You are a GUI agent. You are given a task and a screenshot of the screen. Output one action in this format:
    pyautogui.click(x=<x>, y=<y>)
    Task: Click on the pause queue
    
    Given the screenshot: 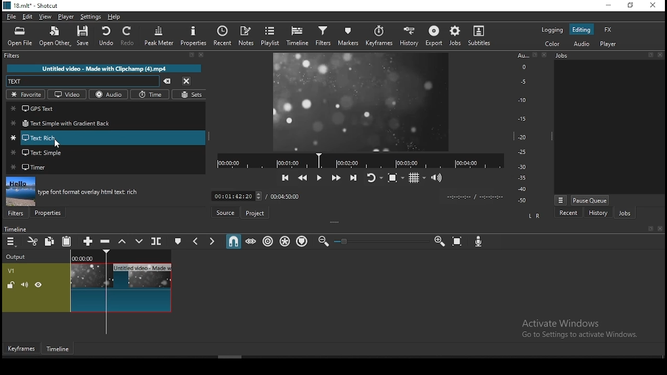 What is the action you would take?
    pyautogui.click(x=590, y=200)
    